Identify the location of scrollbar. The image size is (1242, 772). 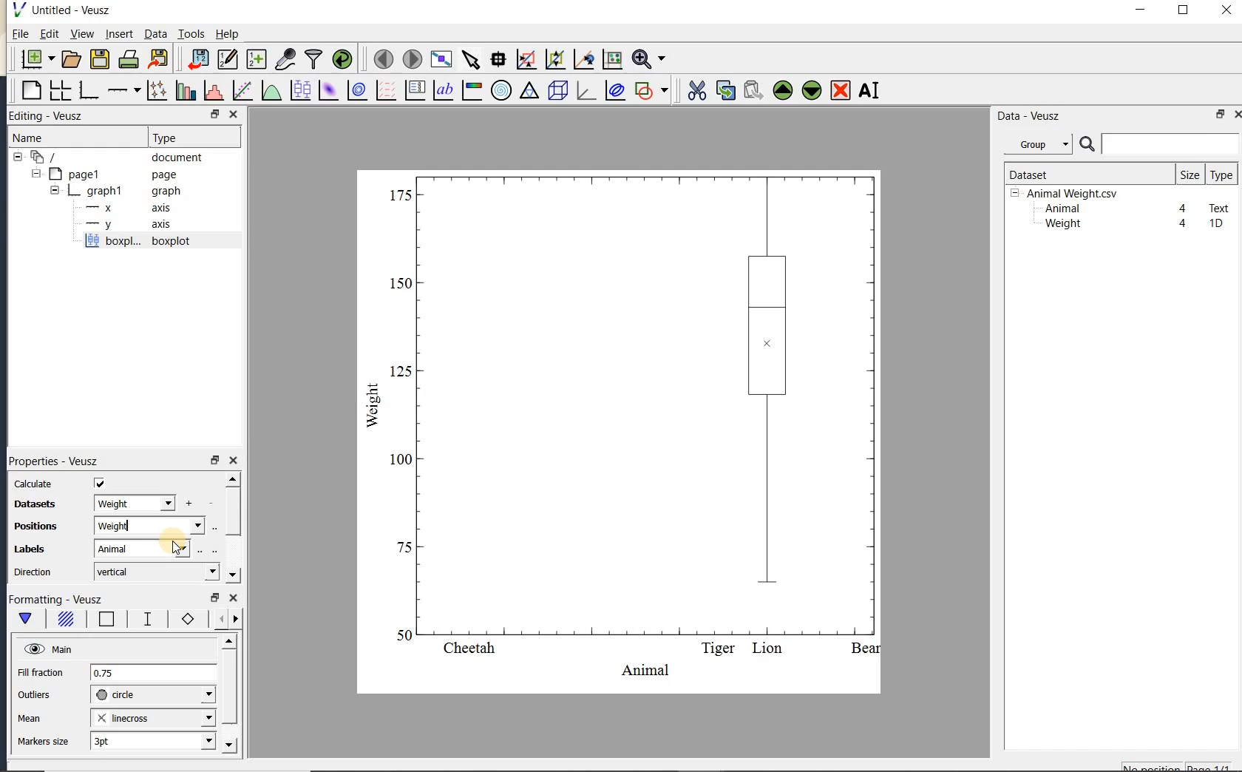
(228, 694).